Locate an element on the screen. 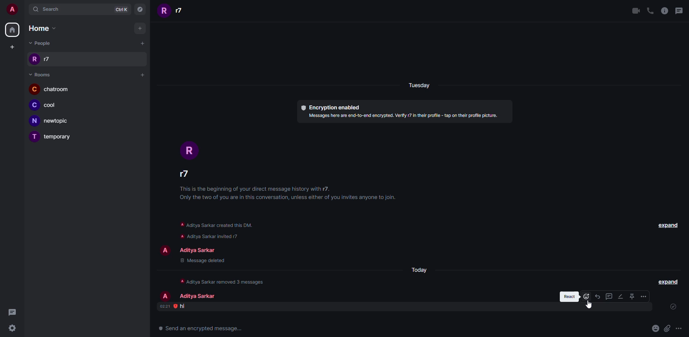 This screenshot has height=337, width=689. text is located at coordinates (203, 328).